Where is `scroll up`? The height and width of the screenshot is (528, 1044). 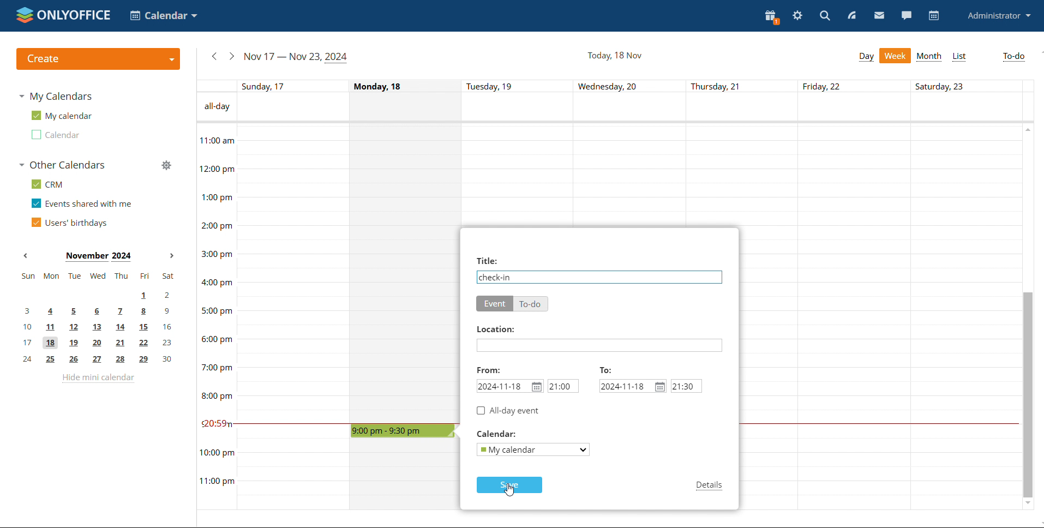 scroll up is located at coordinates (1028, 129).